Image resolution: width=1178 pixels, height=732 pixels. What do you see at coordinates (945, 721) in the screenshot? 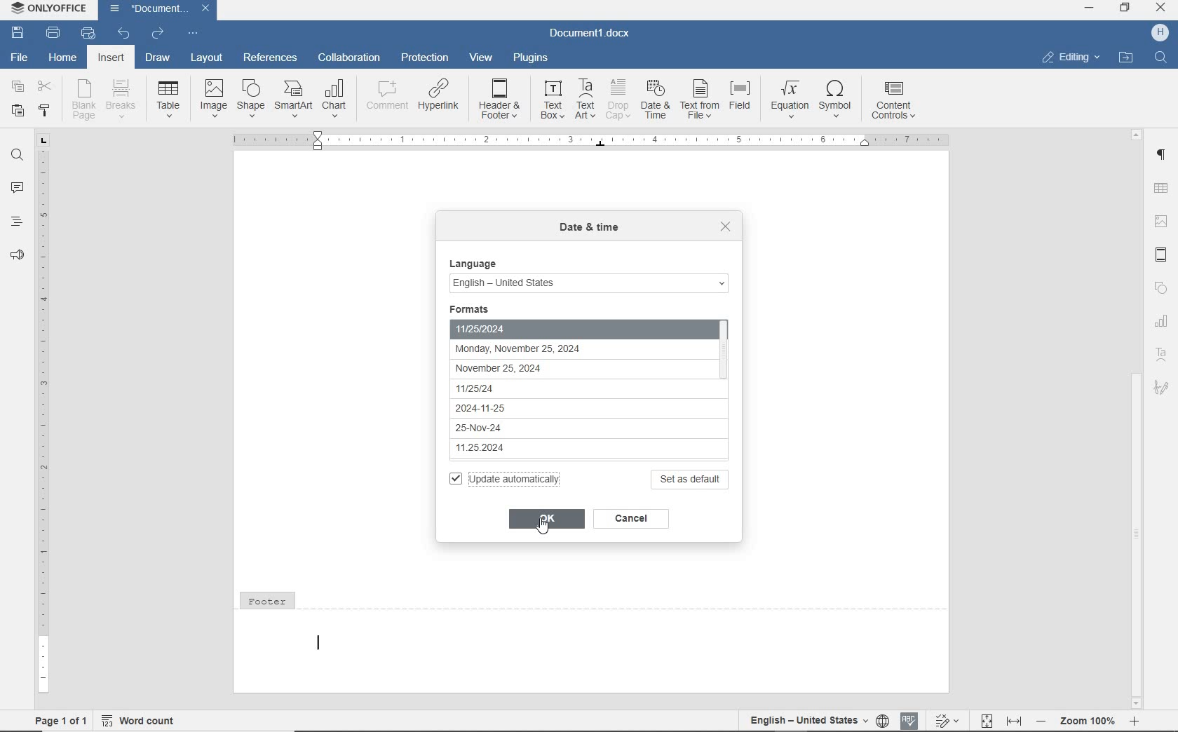
I see `track changes` at bounding box center [945, 721].